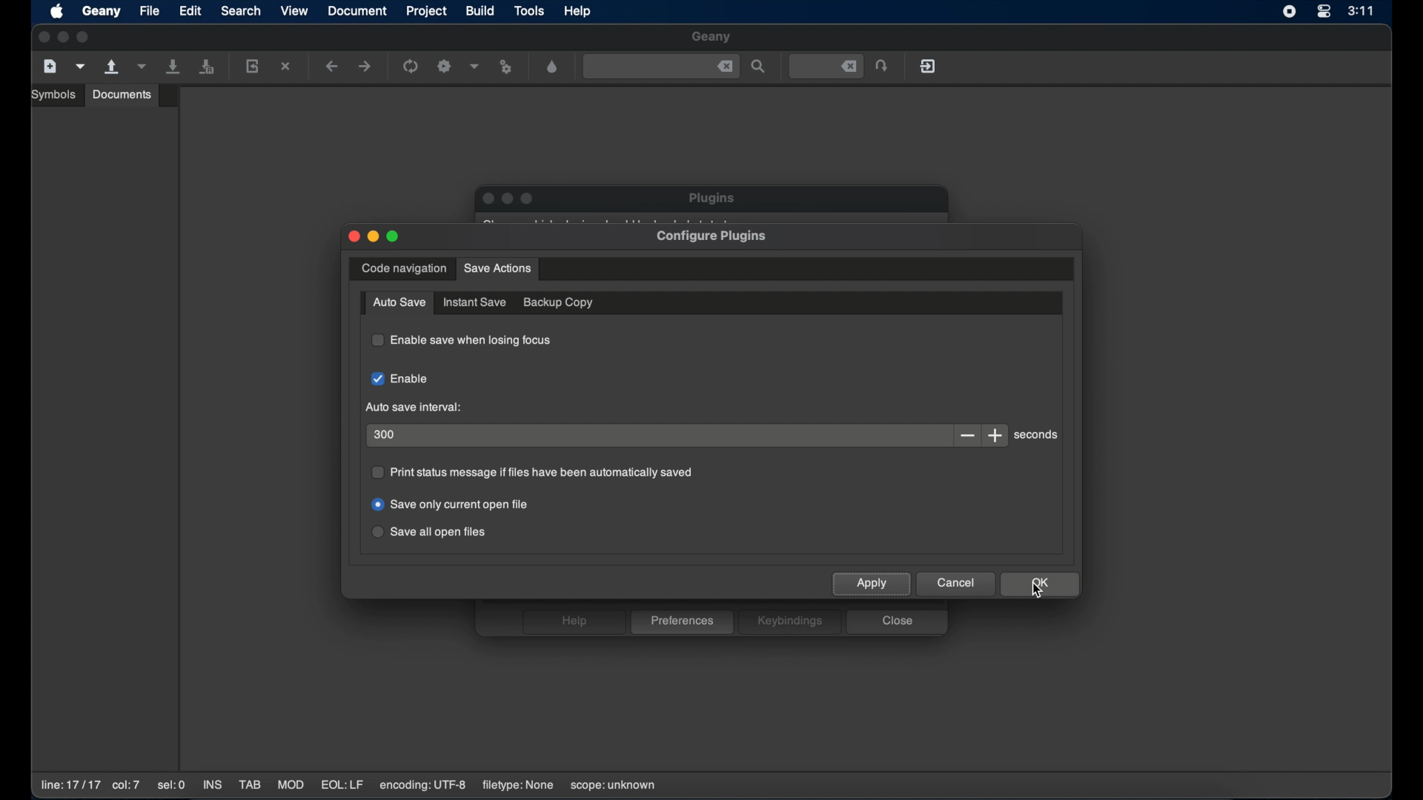  I want to click on configure  plugins, so click(713, 237).